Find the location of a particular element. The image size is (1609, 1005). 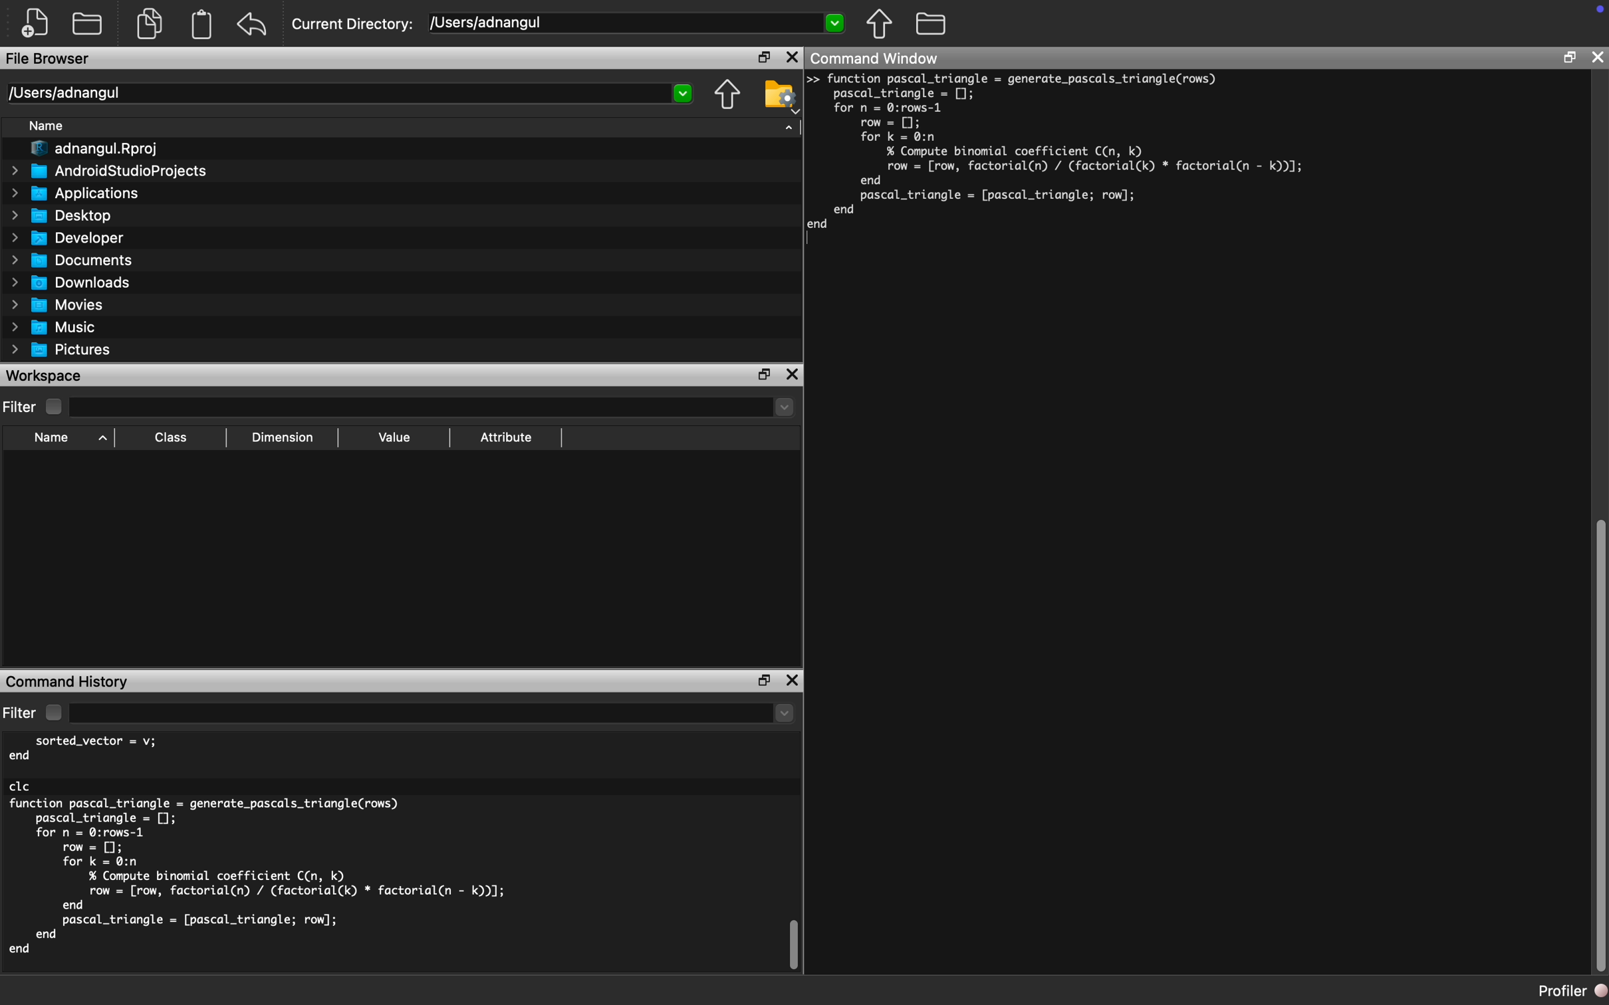

Scroll is located at coordinates (794, 861).